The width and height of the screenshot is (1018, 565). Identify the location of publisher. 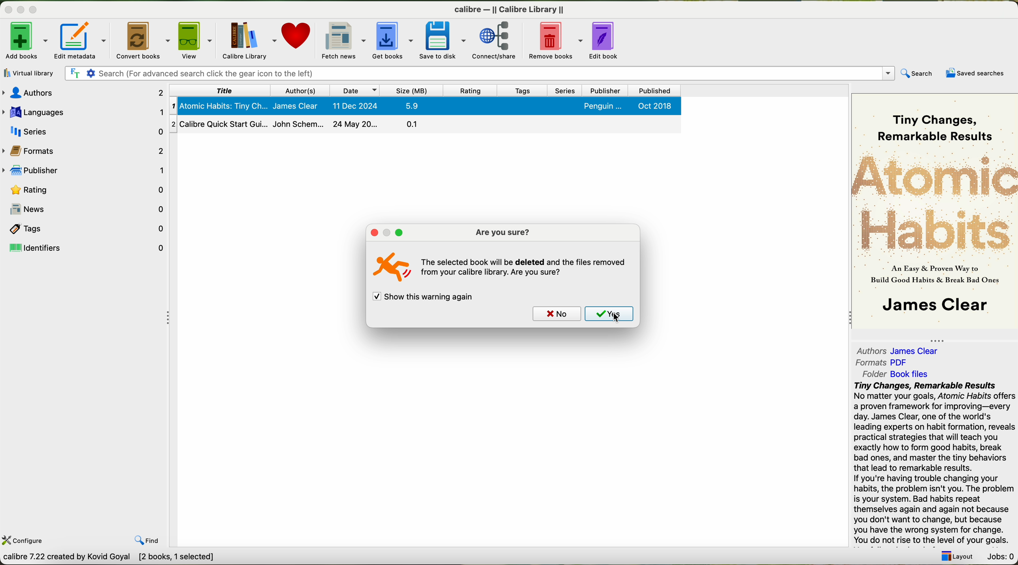
(606, 90).